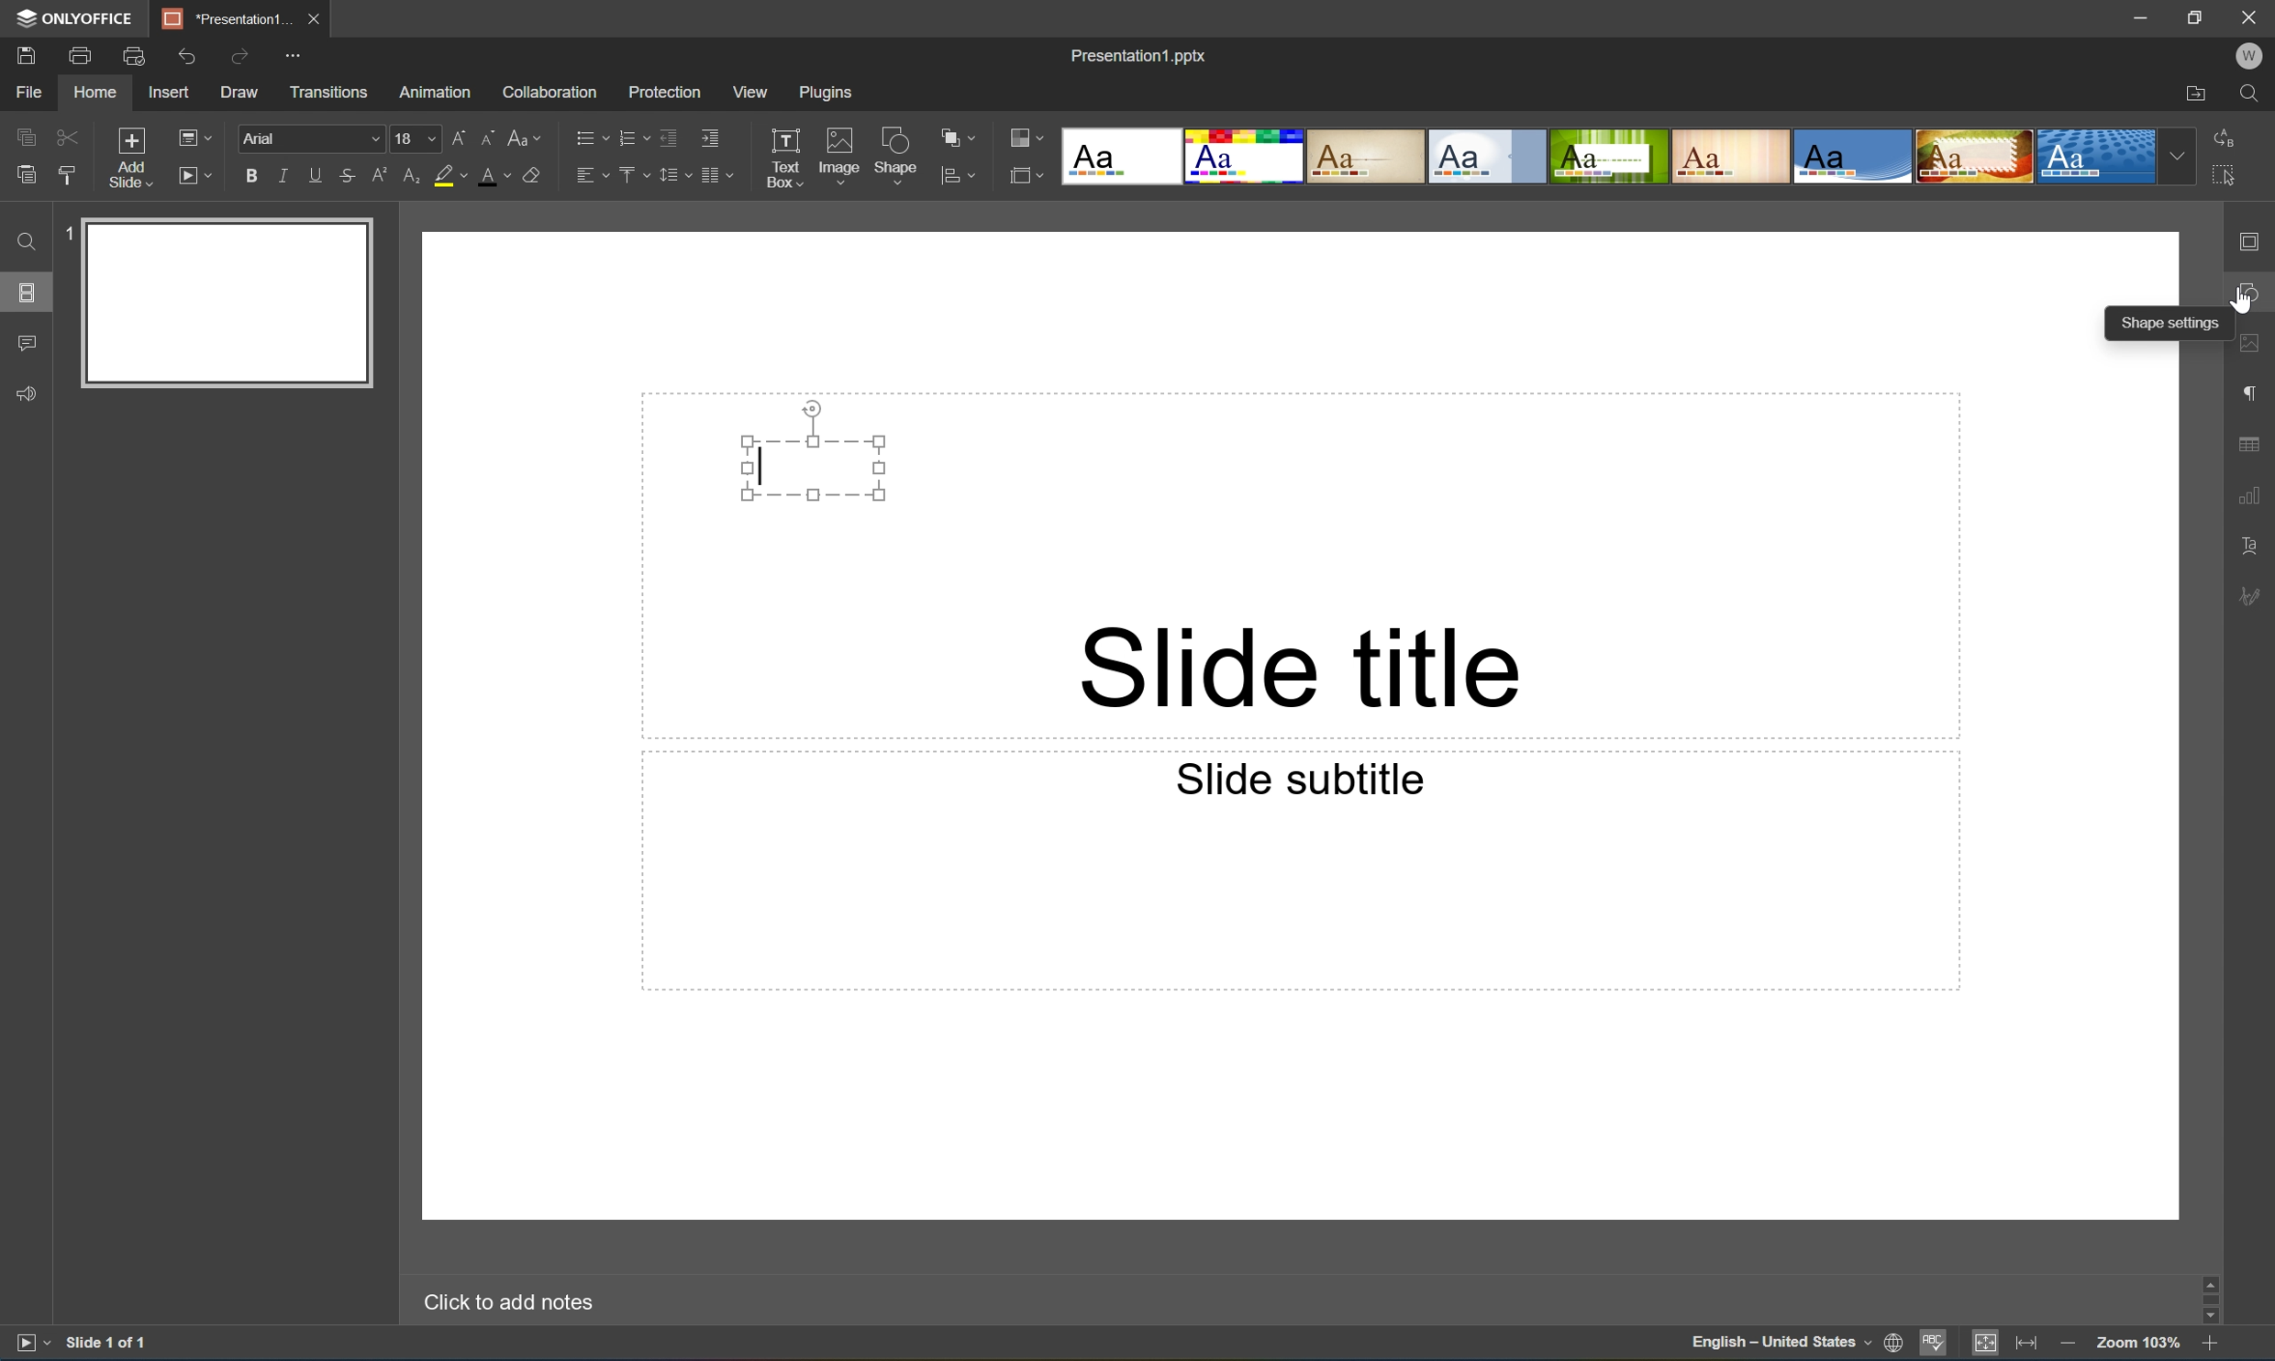  What do you see at coordinates (242, 59) in the screenshot?
I see `Redo` at bounding box center [242, 59].